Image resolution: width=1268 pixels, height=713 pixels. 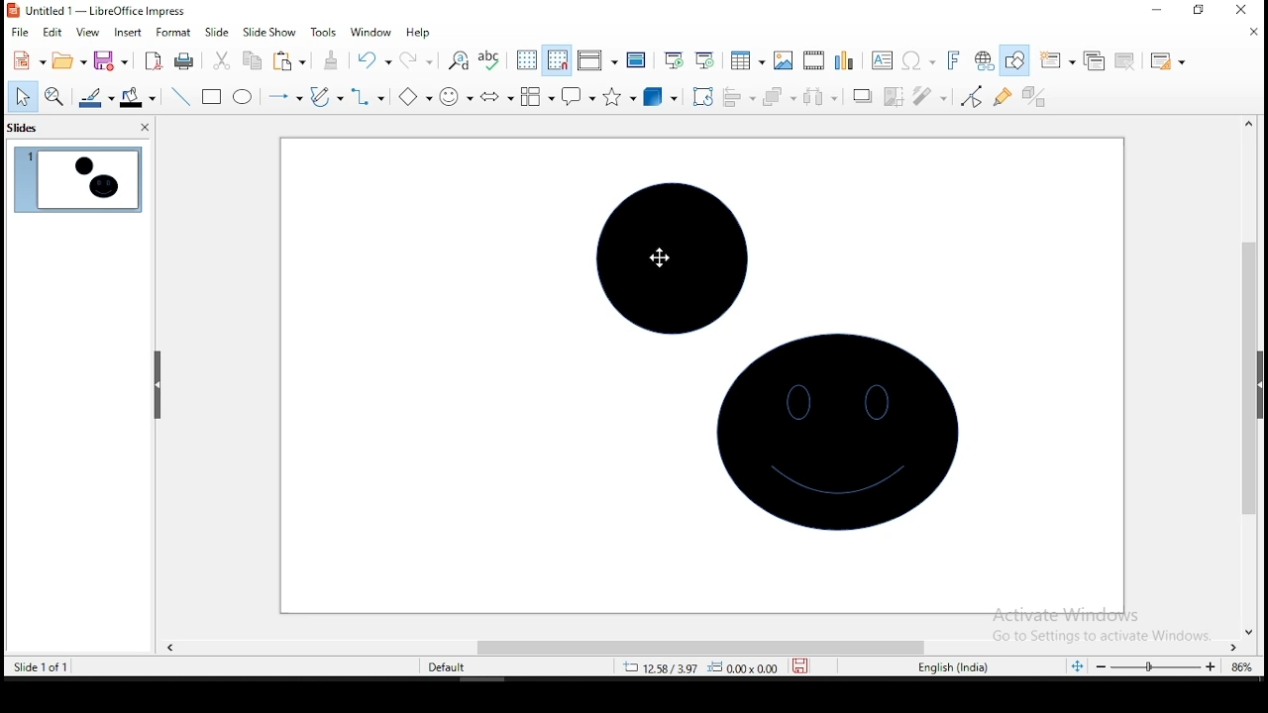 What do you see at coordinates (635, 60) in the screenshot?
I see `master slide` at bounding box center [635, 60].